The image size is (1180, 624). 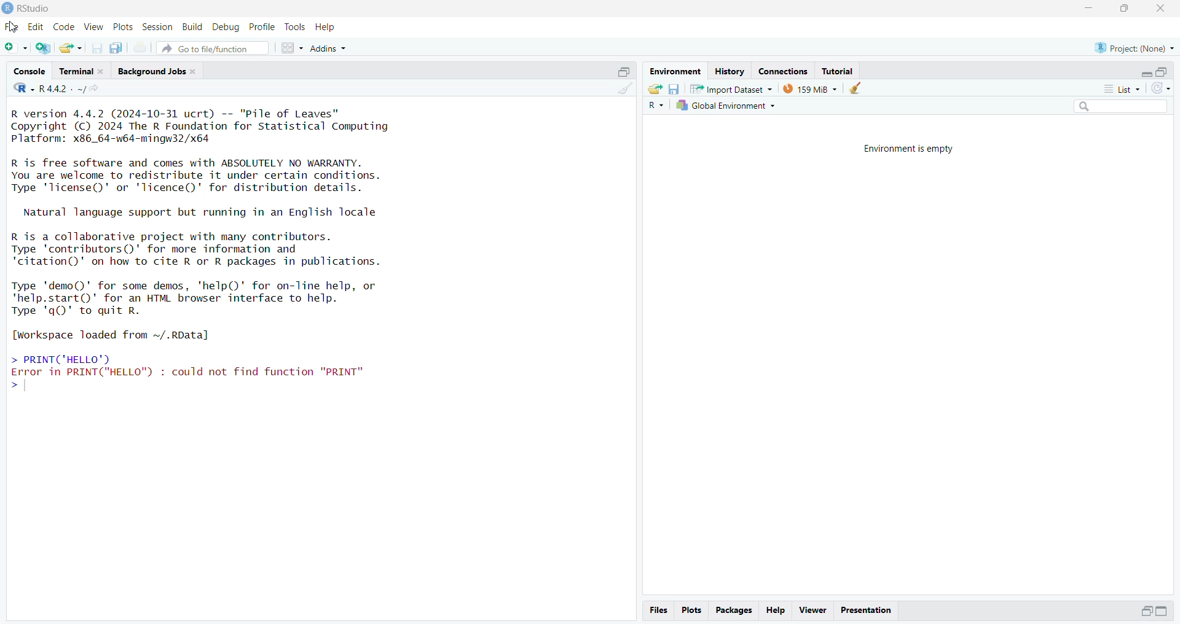 I want to click on R, so click(x=654, y=106).